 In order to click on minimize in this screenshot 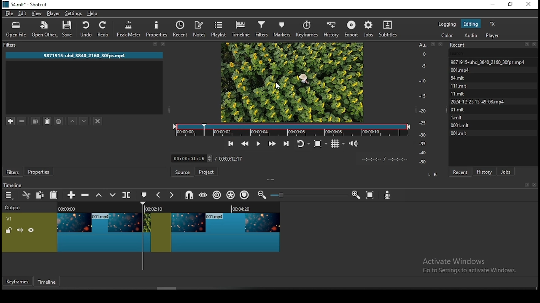, I will do `click(493, 5)`.